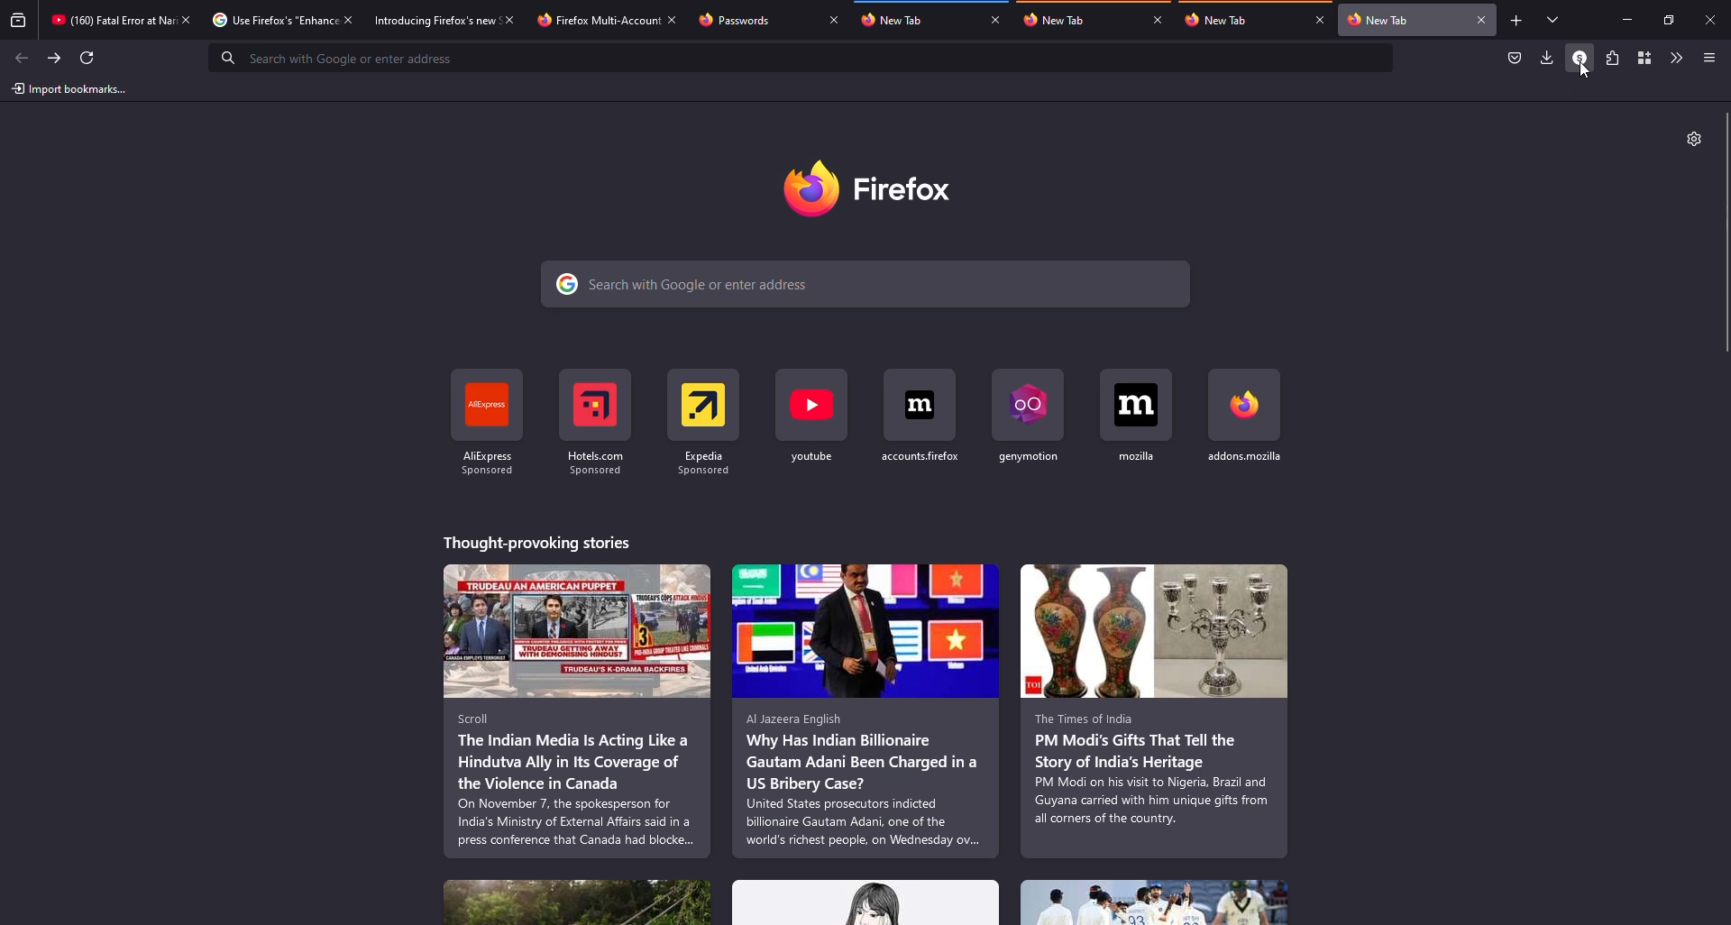 The width and height of the screenshot is (1731, 925). I want to click on shortcut, so click(920, 417).